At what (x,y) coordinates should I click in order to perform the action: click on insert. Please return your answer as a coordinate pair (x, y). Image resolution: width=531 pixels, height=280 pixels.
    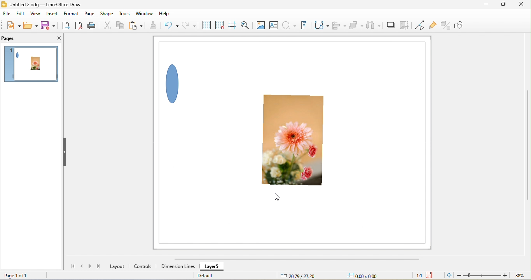
    Looking at the image, I should click on (52, 13).